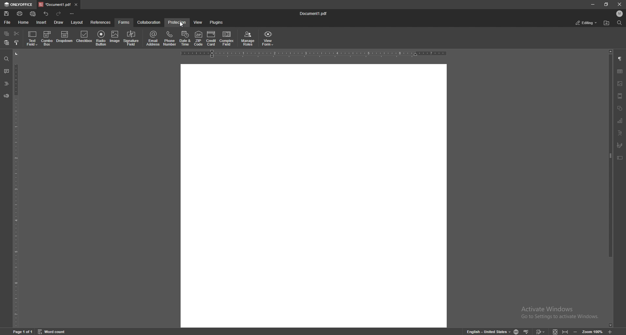  Describe the element at coordinates (47, 38) in the screenshot. I see `combo box` at that location.